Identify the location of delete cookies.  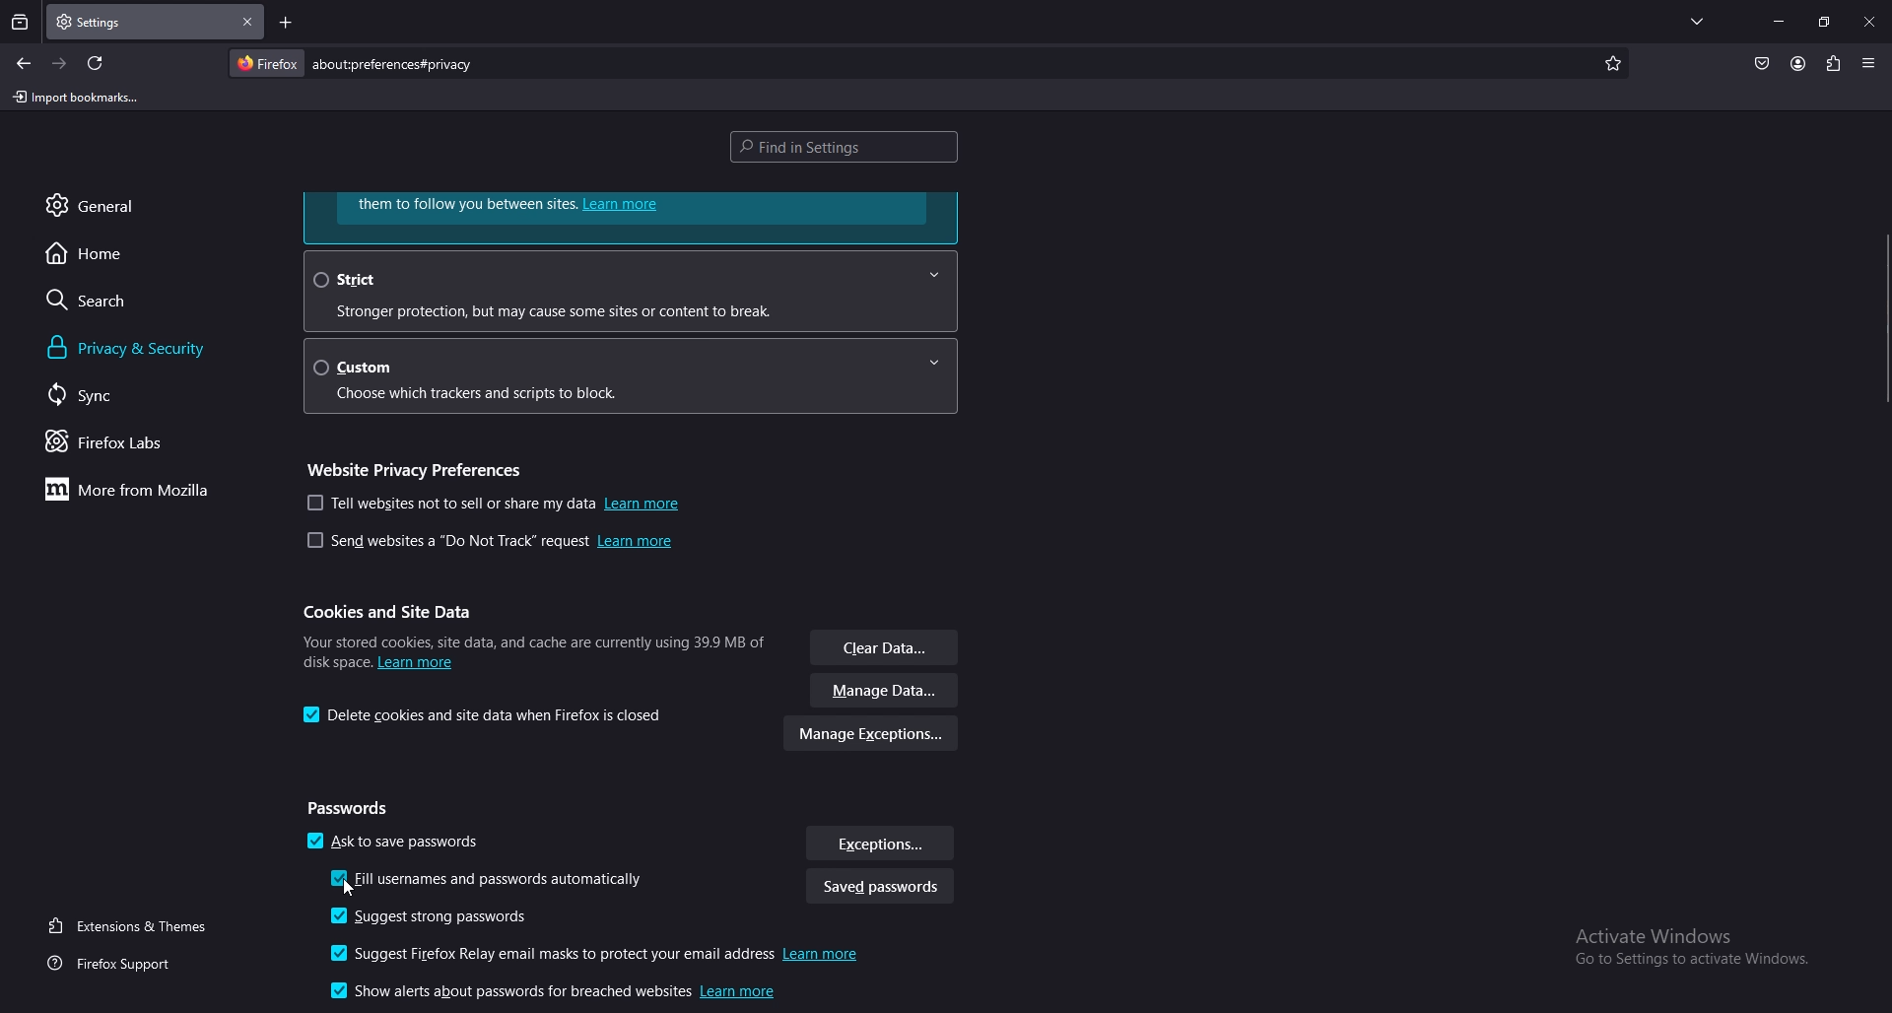
(488, 715).